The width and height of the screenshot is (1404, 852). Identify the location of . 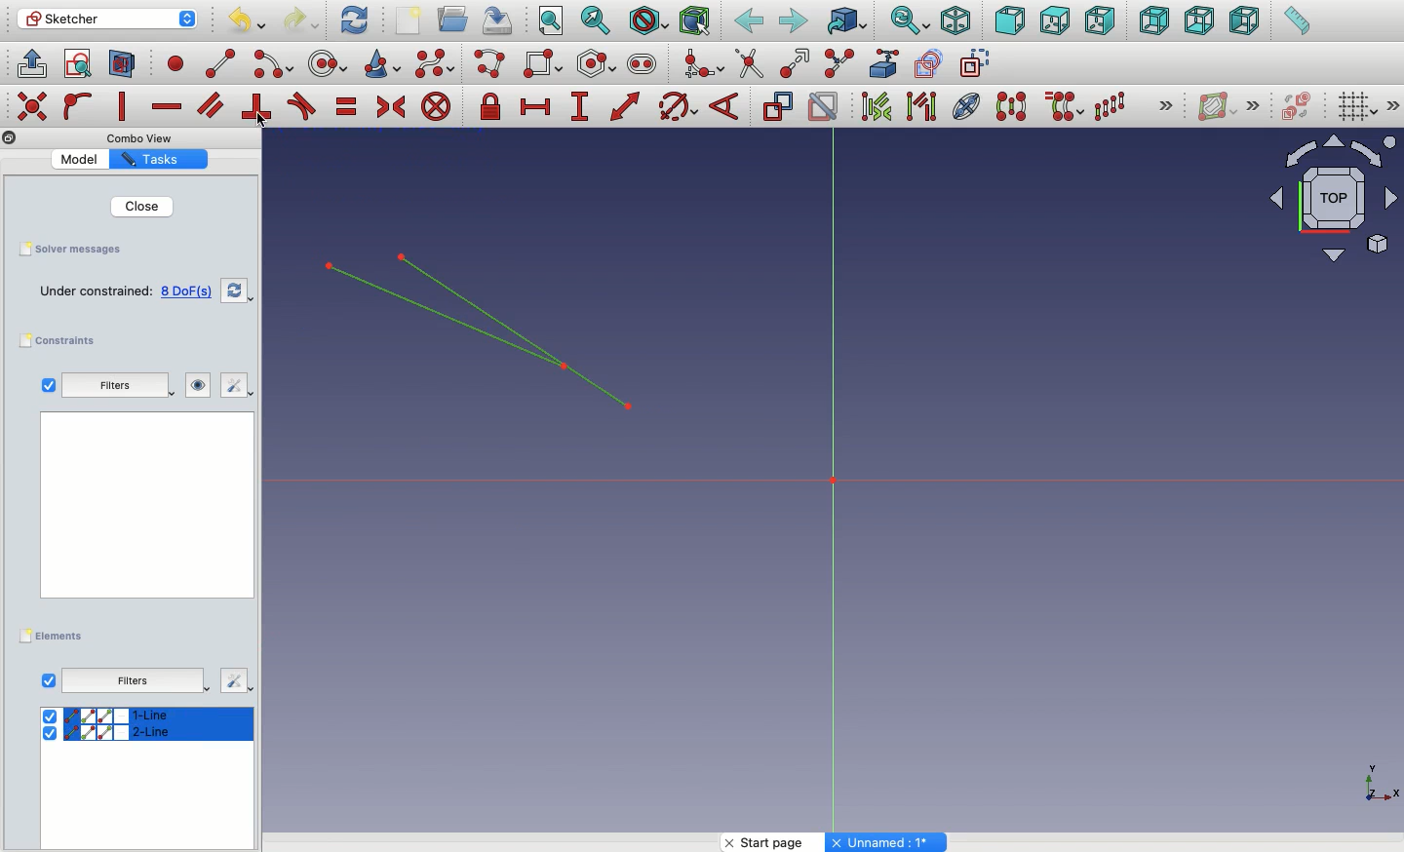
(9, 138).